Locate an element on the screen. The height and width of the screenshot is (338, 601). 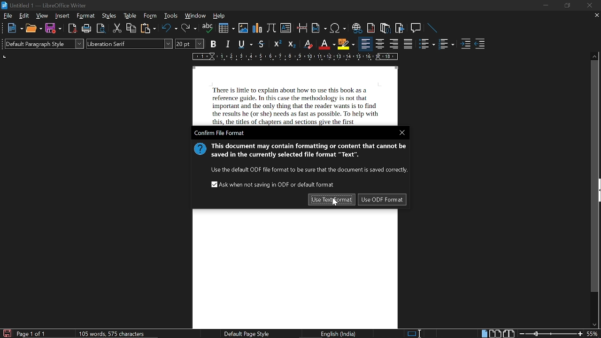
font size is located at coordinates (190, 44).